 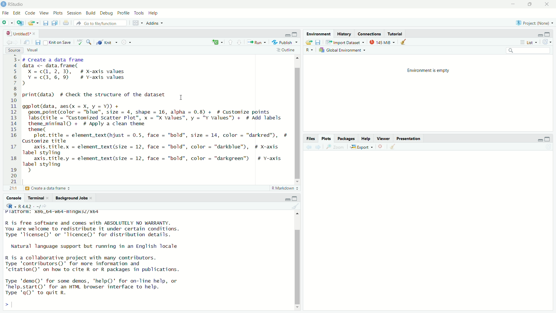 I want to click on Go forward to the next source location, so click(x=19, y=43).